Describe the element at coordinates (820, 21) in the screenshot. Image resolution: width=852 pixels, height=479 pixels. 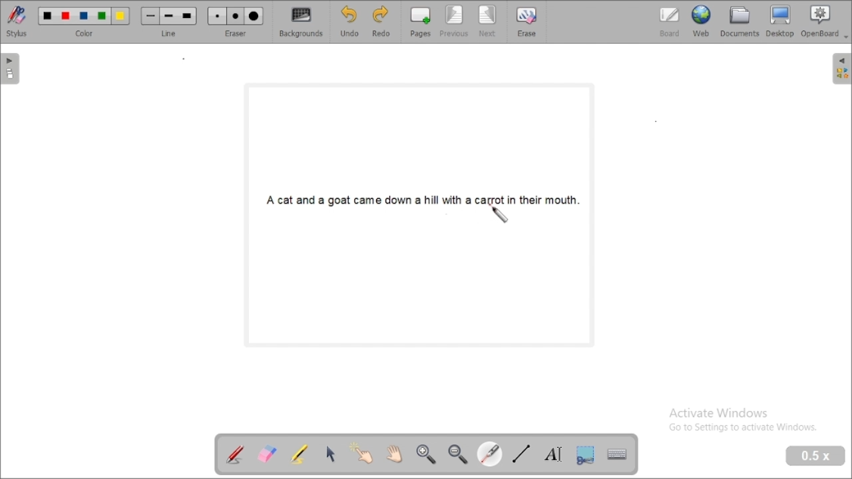
I see `openboard` at that location.